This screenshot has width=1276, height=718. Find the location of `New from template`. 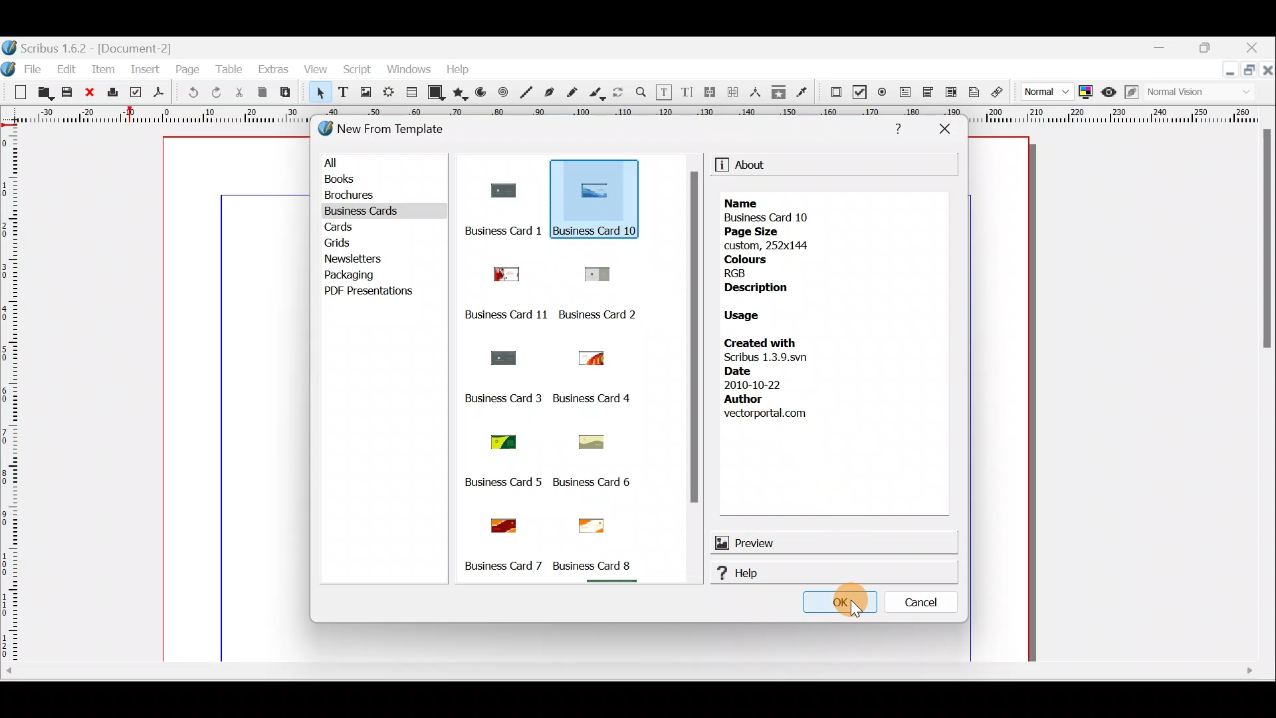

New from template is located at coordinates (392, 131).